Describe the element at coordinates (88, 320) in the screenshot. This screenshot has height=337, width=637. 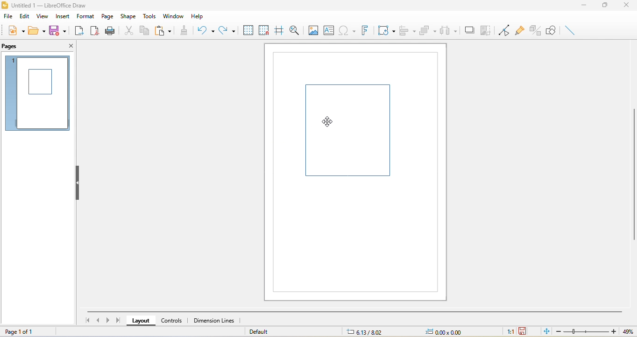
I see `first page` at that location.